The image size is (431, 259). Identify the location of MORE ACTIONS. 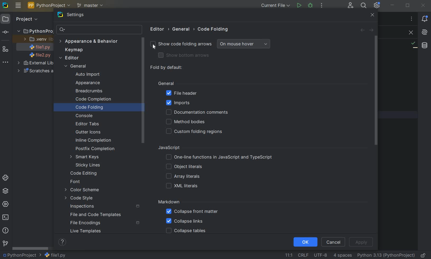
(322, 5).